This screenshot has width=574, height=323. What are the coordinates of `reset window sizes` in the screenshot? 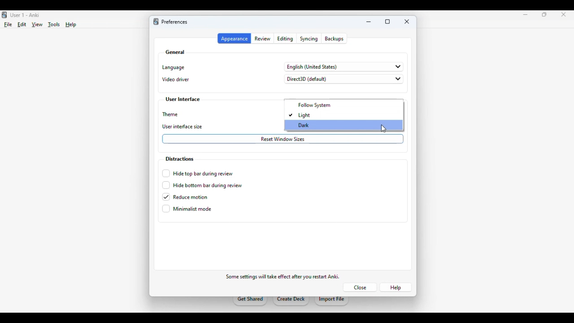 It's located at (283, 139).